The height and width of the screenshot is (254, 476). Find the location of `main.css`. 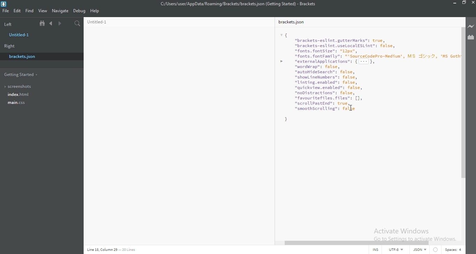

main.css is located at coordinates (40, 104).